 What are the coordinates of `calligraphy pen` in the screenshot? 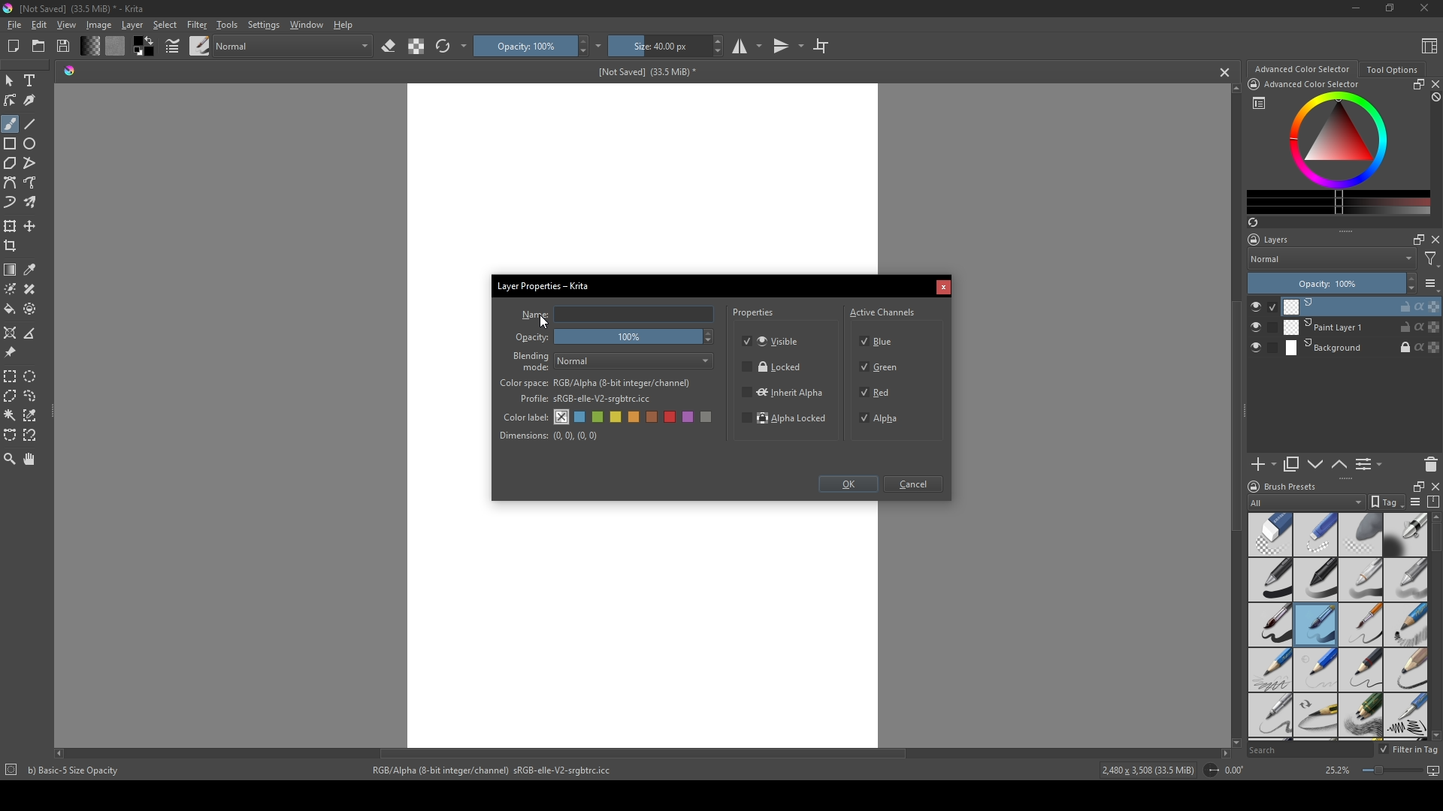 It's located at (1405, 717).